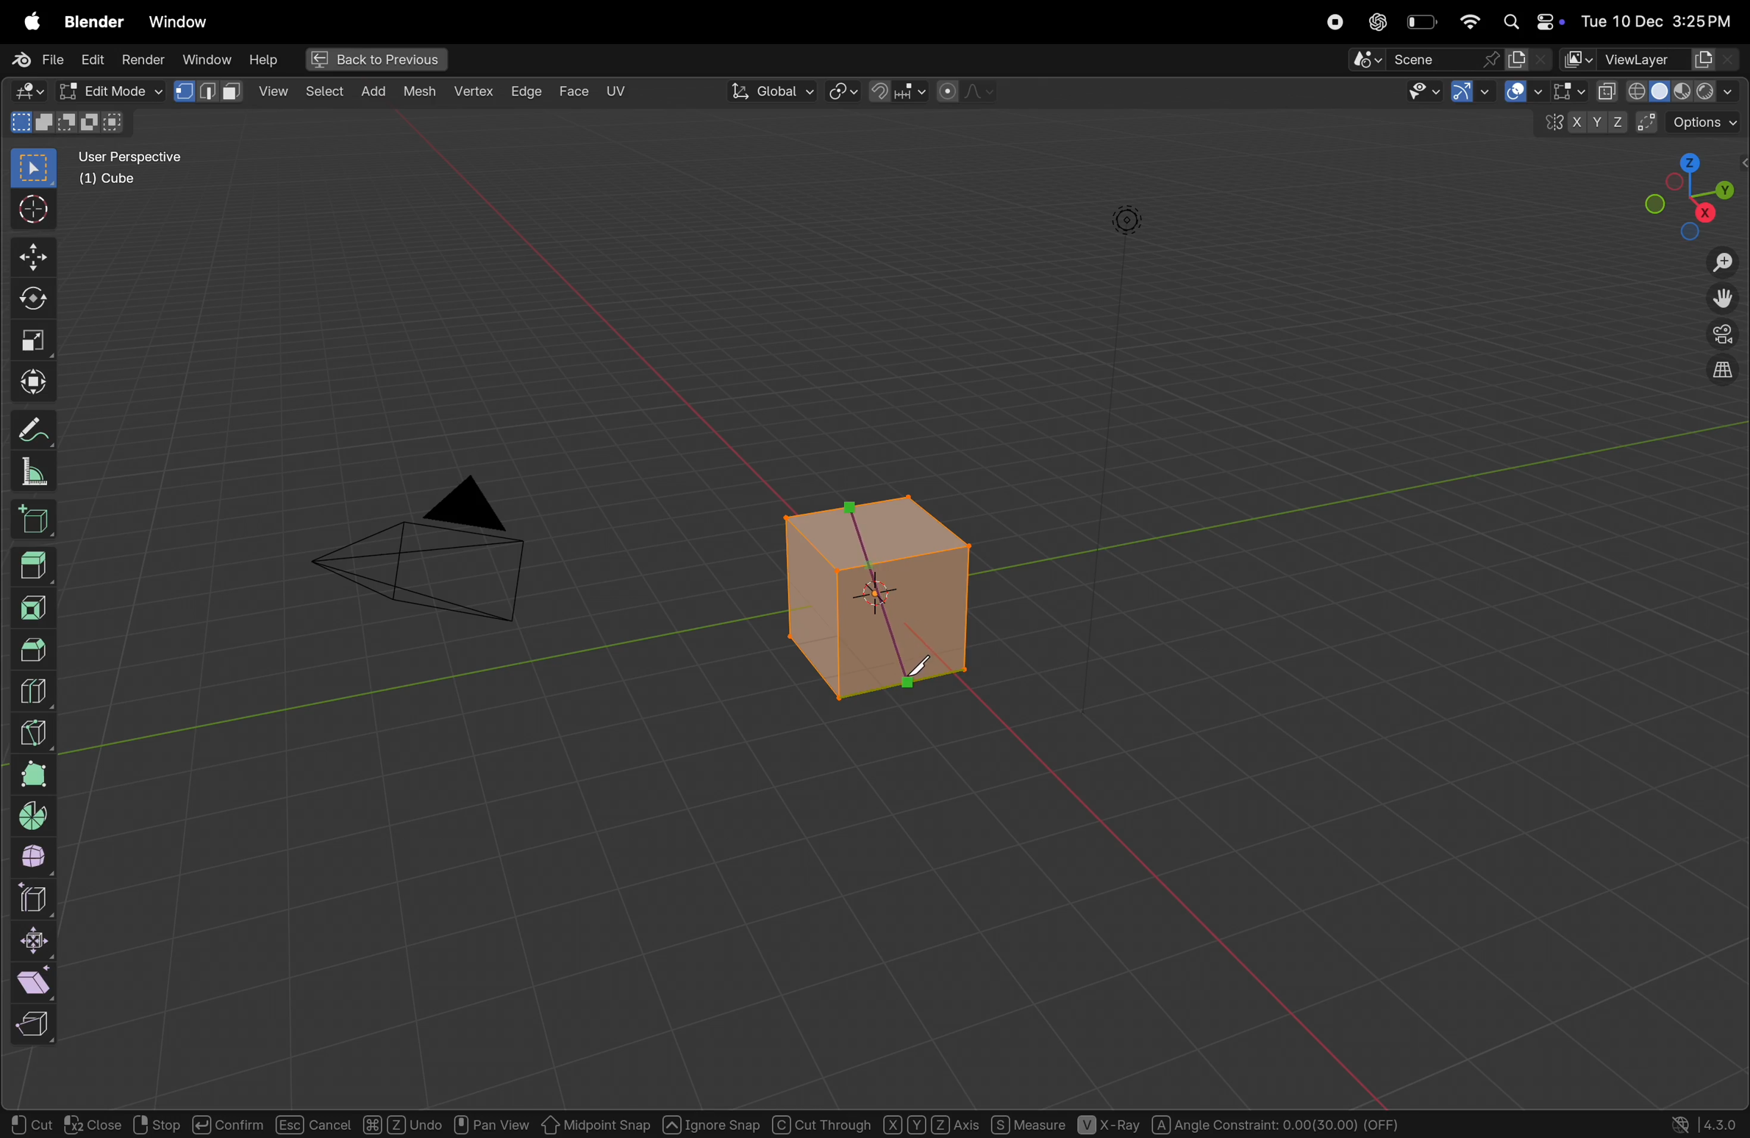  Describe the element at coordinates (29, 382) in the screenshot. I see `transform` at that location.